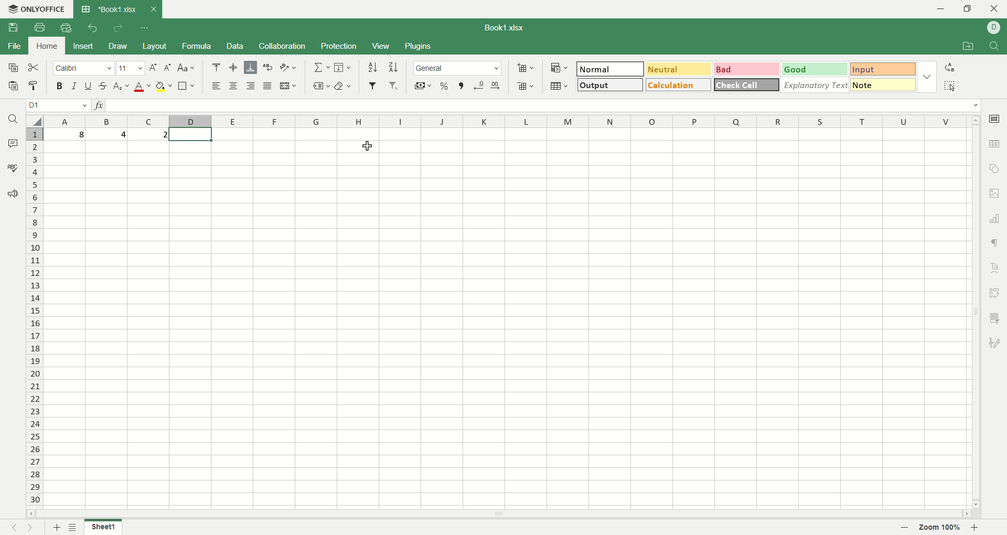 The image size is (1007, 535). I want to click on strikethrough, so click(104, 86).